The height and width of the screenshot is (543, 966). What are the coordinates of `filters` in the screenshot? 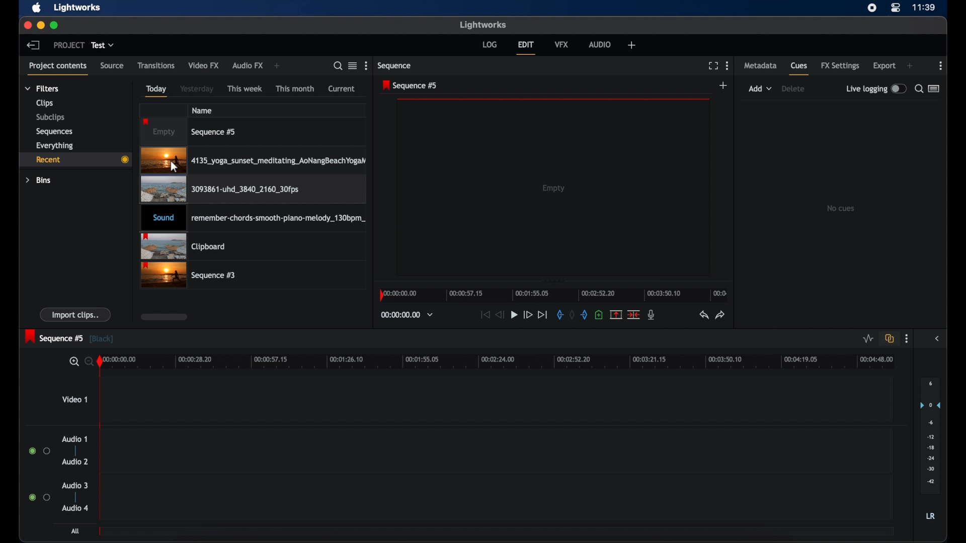 It's located at (42, 88).